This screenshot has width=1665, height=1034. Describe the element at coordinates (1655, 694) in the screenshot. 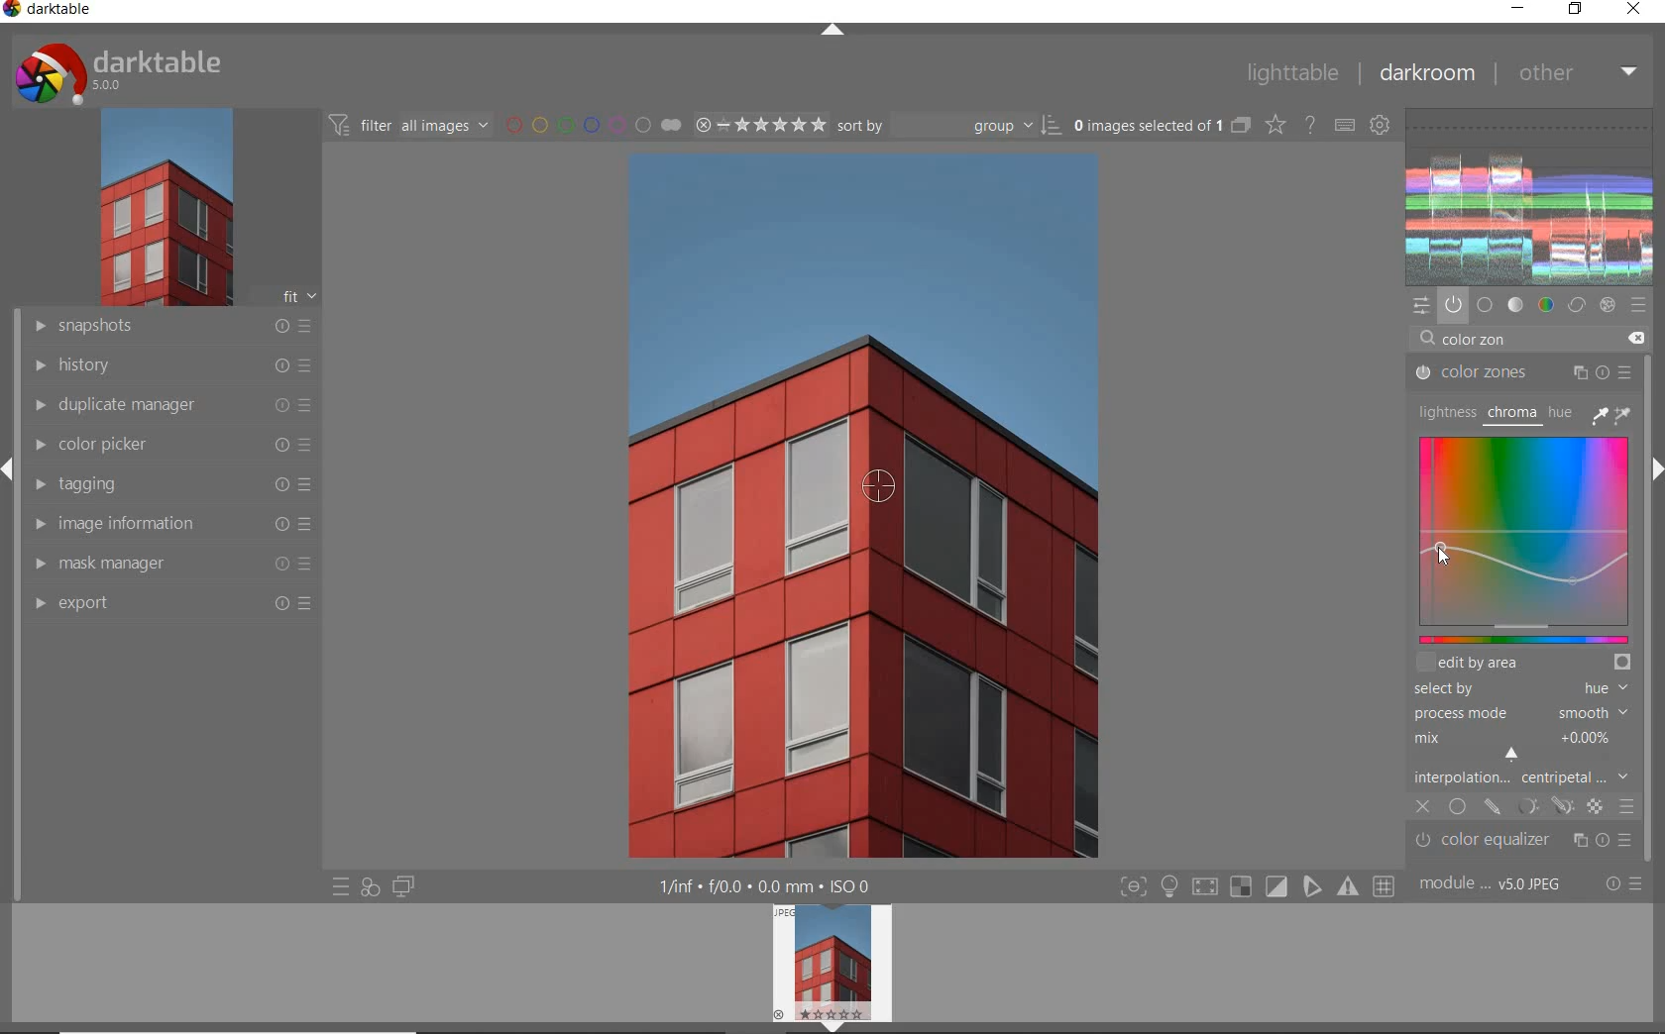

I see `scrollbar` at that location.